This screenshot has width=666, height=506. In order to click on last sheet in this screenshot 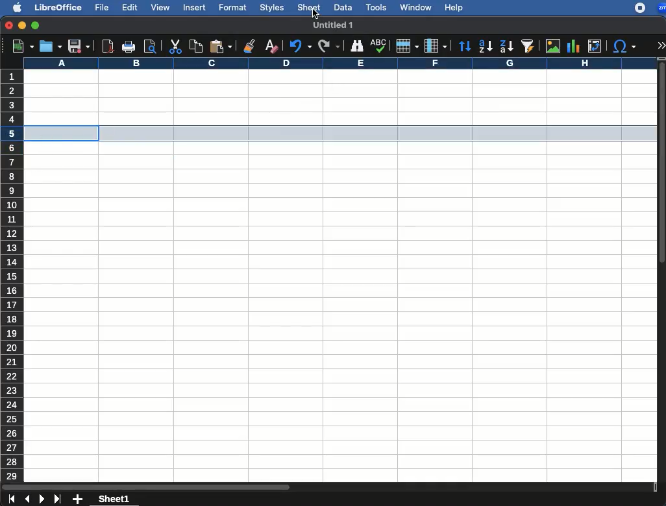, I will do `click(57, 500)`.